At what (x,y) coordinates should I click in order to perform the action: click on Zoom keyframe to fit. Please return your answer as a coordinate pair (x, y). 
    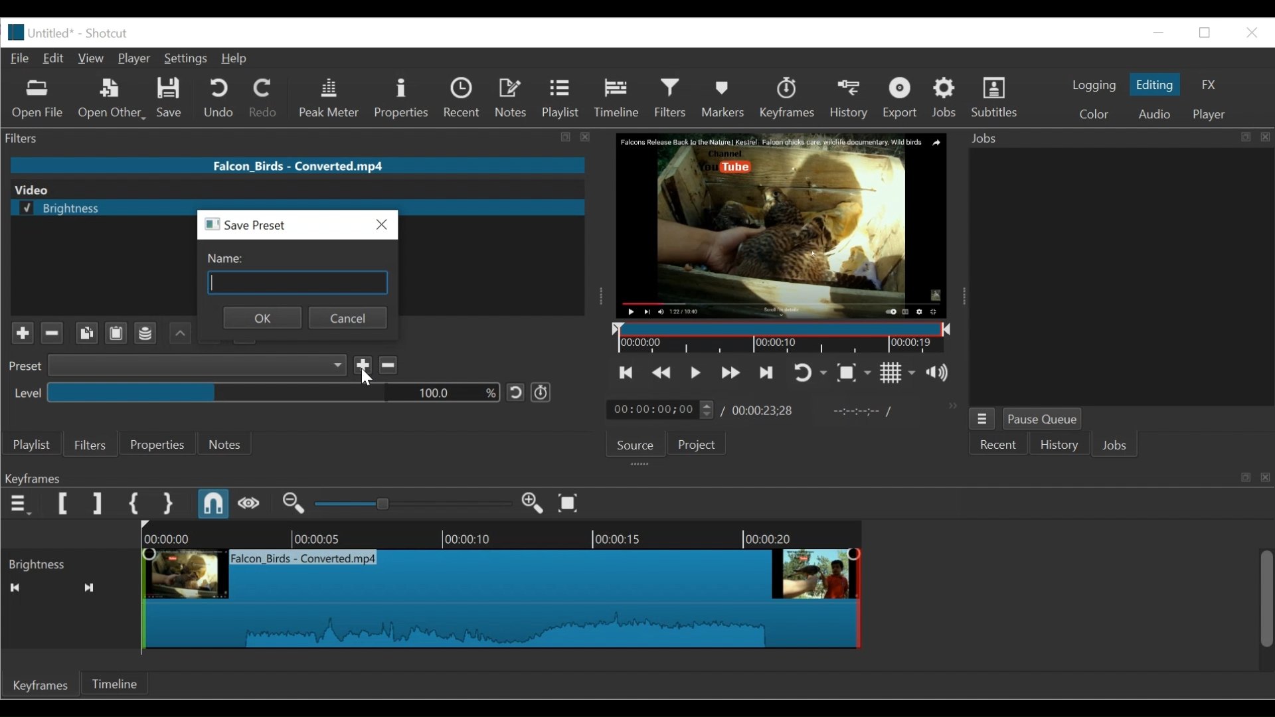
    Looking at the image, I should click on (572, 502).